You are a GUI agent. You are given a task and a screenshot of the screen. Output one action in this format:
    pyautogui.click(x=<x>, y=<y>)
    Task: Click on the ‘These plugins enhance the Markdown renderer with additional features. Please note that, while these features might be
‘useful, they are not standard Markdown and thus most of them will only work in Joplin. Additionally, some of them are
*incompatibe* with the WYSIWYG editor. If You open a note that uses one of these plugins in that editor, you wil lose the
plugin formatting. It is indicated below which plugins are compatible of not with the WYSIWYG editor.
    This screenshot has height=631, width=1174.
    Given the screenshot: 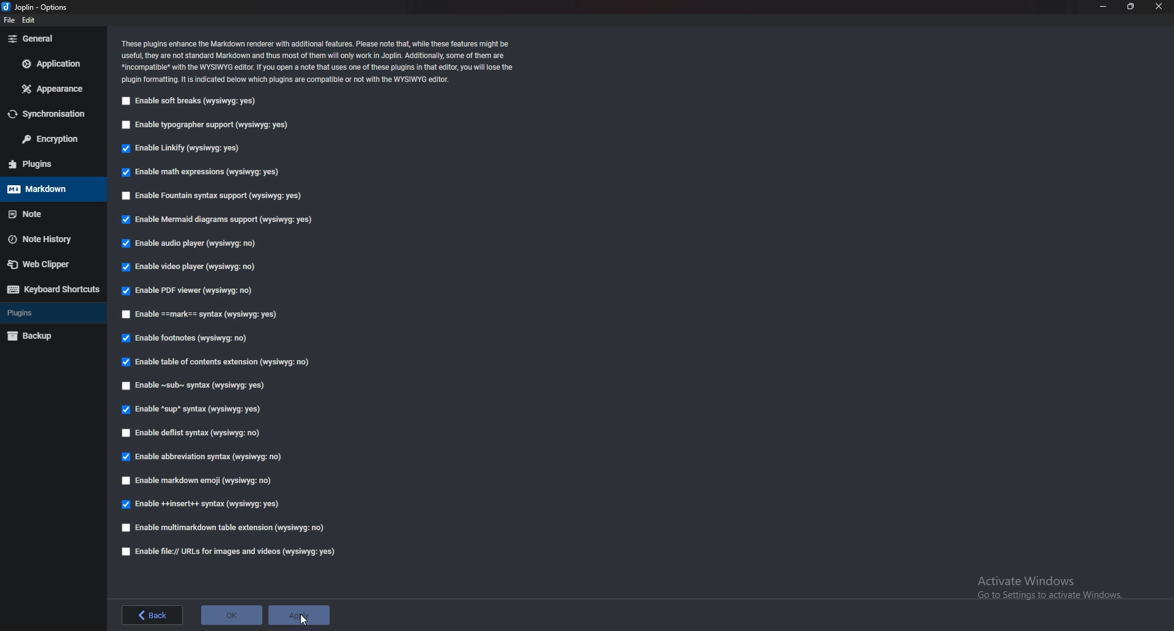 What is the action you would take?
    pyautogui.click(x=325, y=62)
    